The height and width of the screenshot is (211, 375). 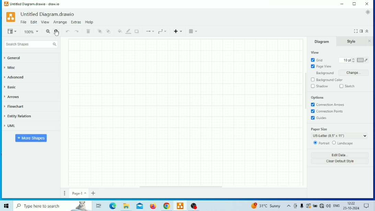 What do you see at coordinates (348, 86) in the screenshot?
I see `Sketch` at bounding box center [348, 86].